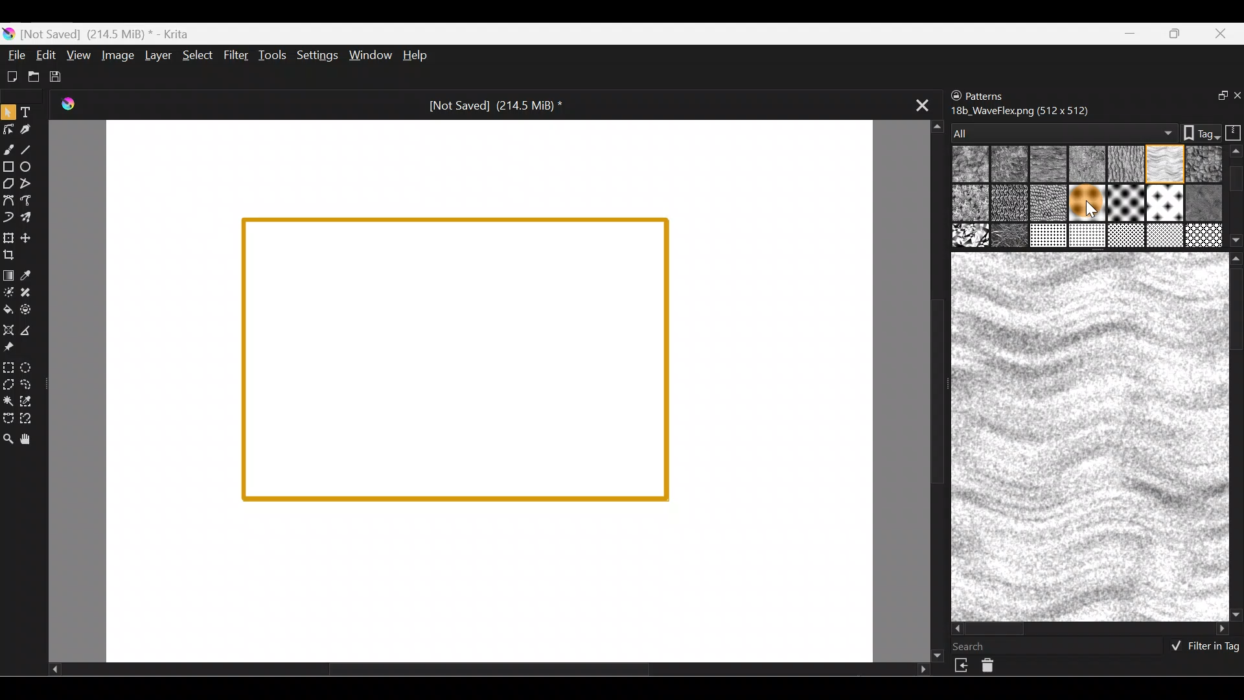 The image size is (1244, 700). What do you see at coordinates (30, 403) in the screenshot?
I see `Similar colour selection tool` at bounding box center [30, 403].